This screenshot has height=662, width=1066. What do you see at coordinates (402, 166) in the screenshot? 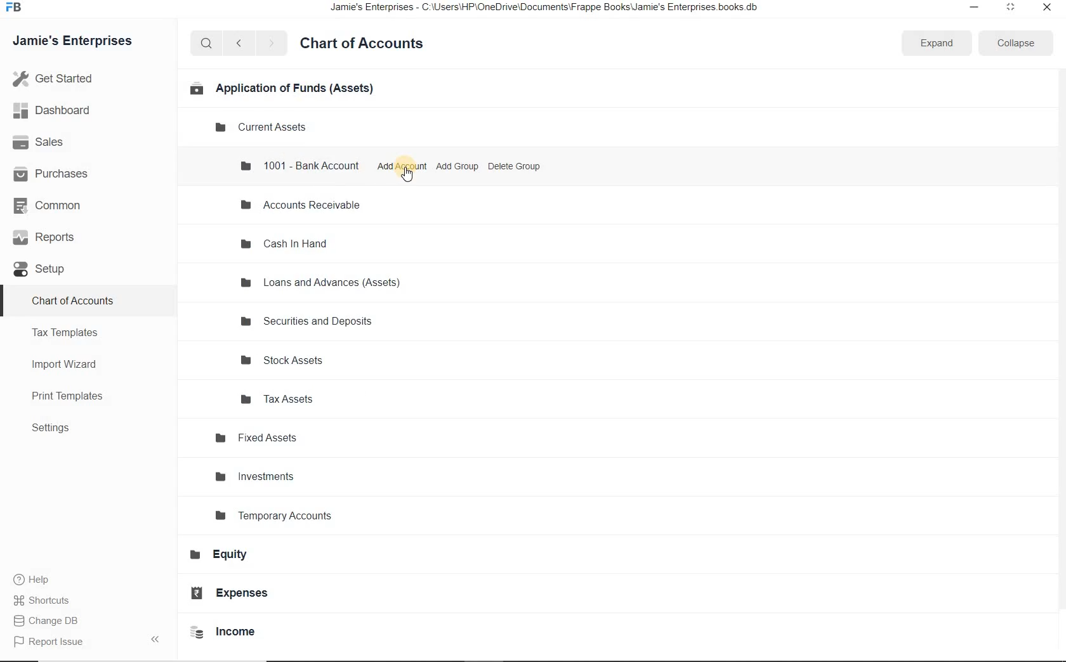
I see `Add Account` at bounding box center [402, 166].